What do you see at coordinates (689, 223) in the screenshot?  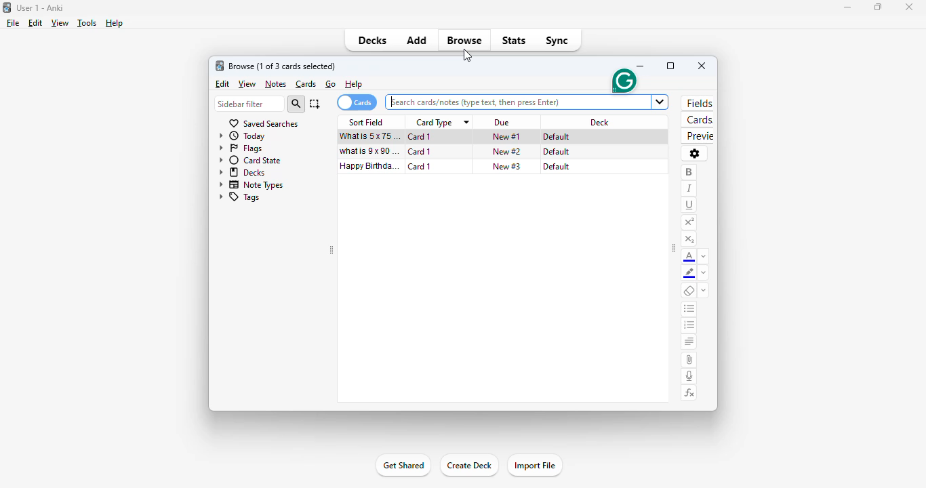 I see `superscript` at bounding box center [689, 223].